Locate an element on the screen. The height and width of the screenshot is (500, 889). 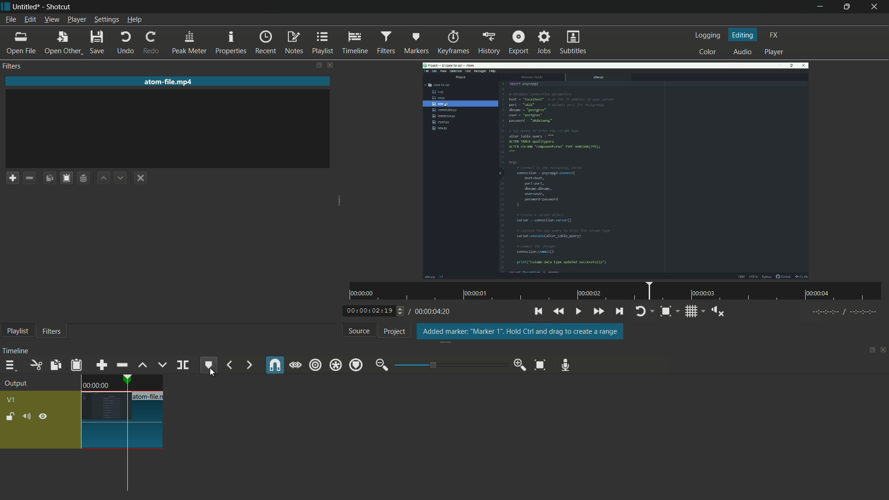
player is located at coordinates (776, 52).